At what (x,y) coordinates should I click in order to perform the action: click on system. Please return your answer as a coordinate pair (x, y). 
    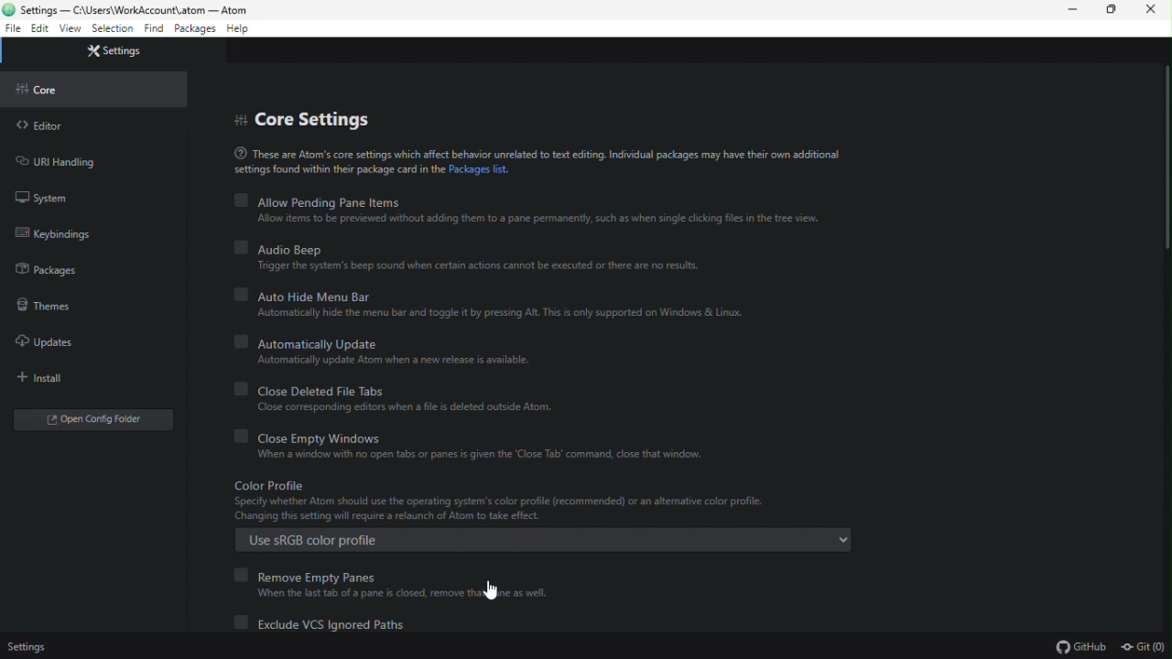
    Looking at the image, I should click on (51, 200).